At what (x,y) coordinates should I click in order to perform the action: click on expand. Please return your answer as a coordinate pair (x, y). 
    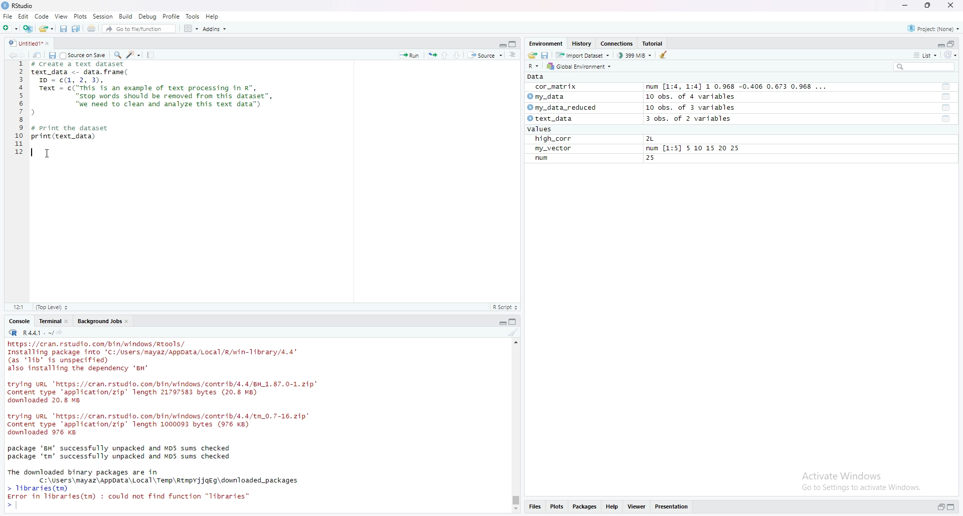
    Looking at the image, I should click on (939, 44).